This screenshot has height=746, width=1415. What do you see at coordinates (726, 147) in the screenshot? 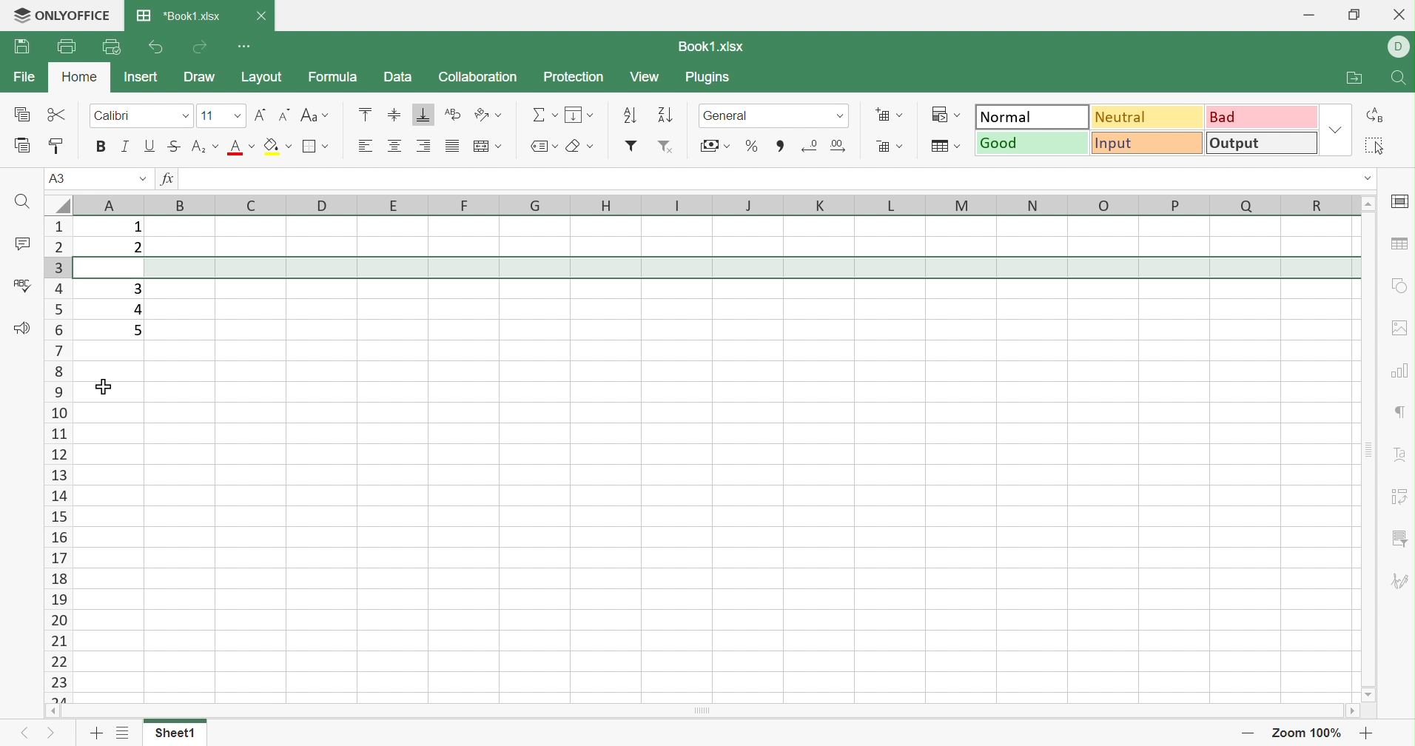
I see `Drop Down` at bounding box center [726, 147].